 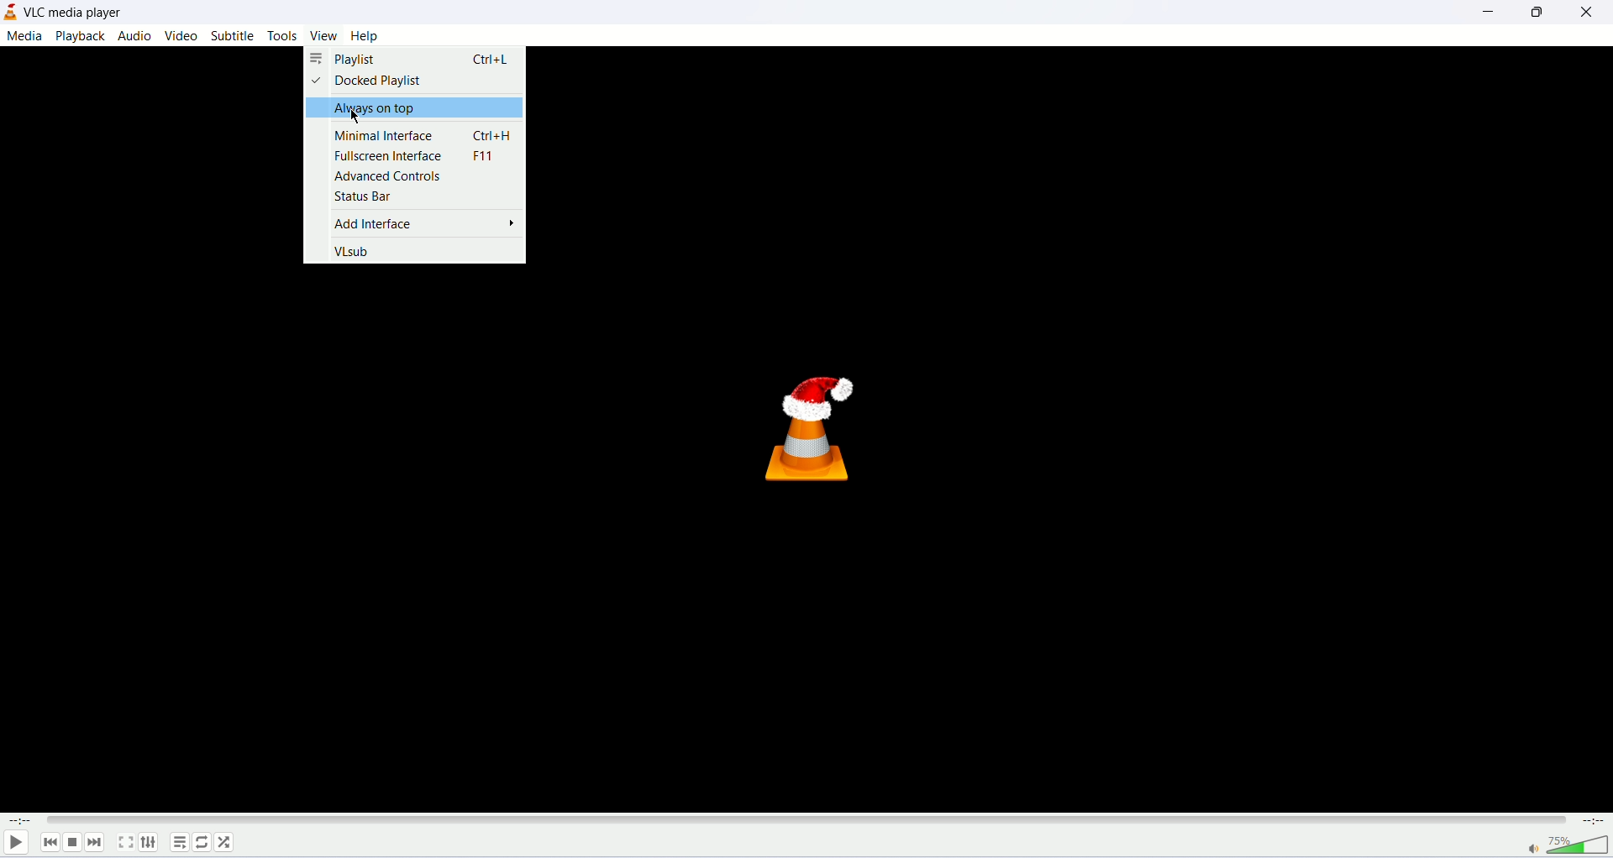 I want to click on minimal interface, so click(x=425, y=133).